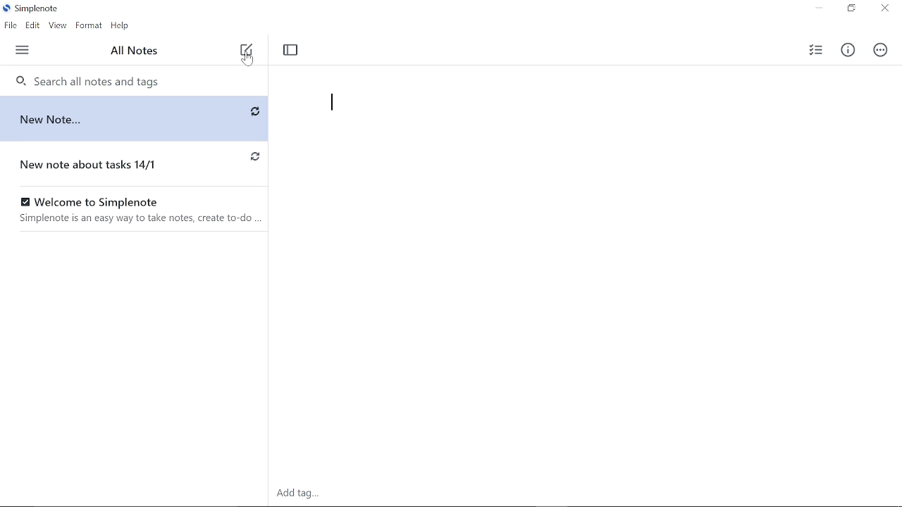  I want to click on Insert checklist, so click(813, 50).